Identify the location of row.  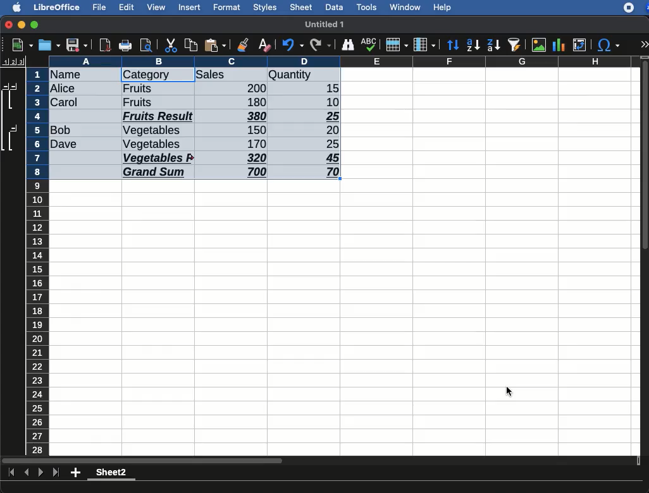
(396, 45).